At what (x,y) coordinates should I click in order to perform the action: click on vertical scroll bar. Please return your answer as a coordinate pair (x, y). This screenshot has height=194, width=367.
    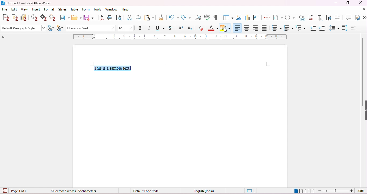
    Looking at the image, I should click on (362, 72).